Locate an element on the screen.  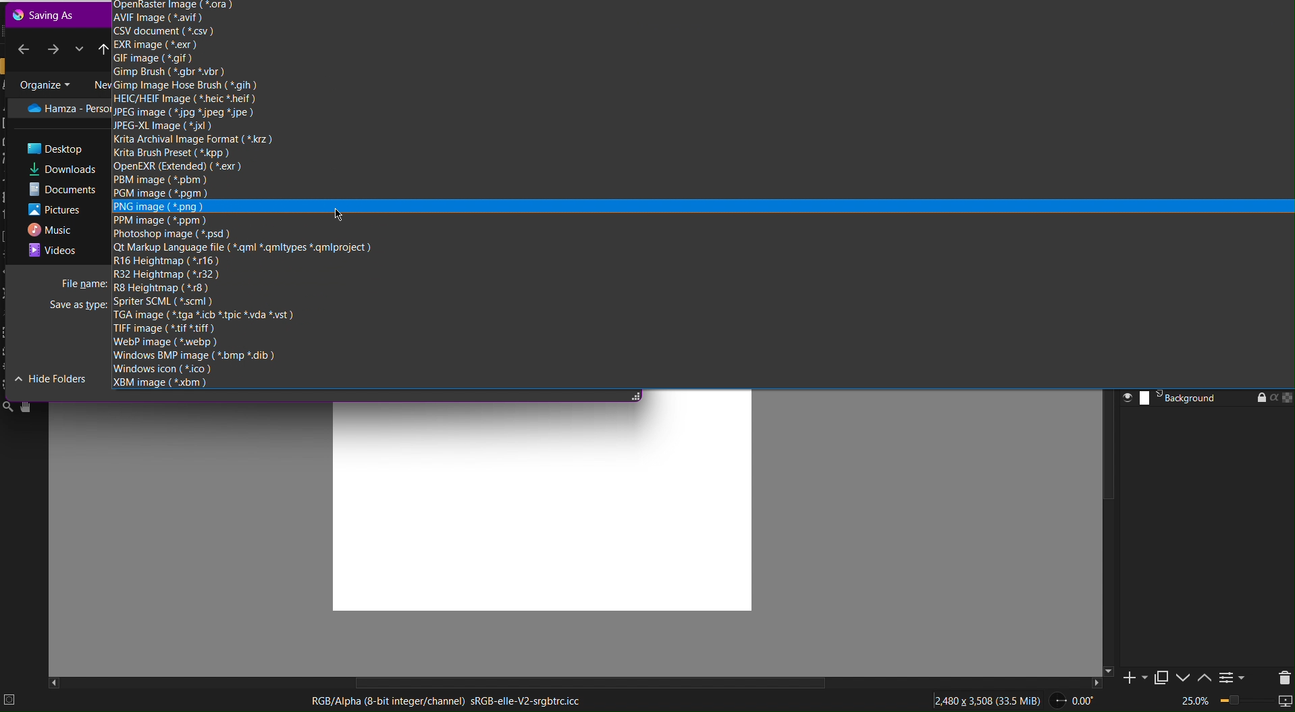
Folders is located at coordinates (62, 179).